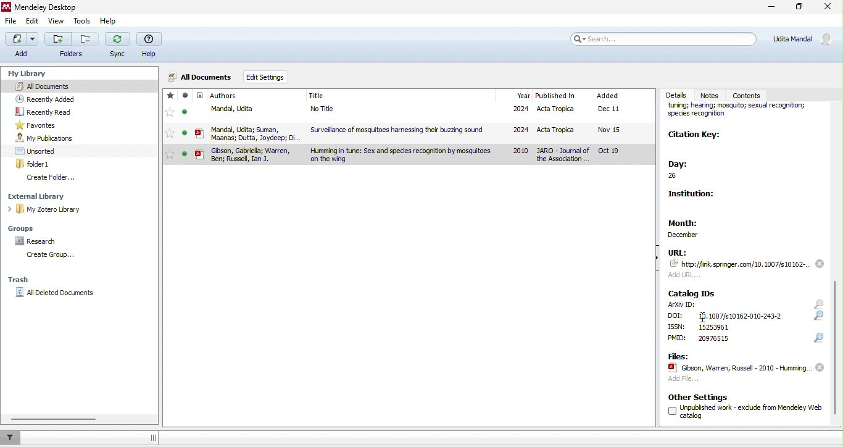 Image resolution: width=843 pixels, height=447 pixels. I want to click on unsorted, so click(37, 151).